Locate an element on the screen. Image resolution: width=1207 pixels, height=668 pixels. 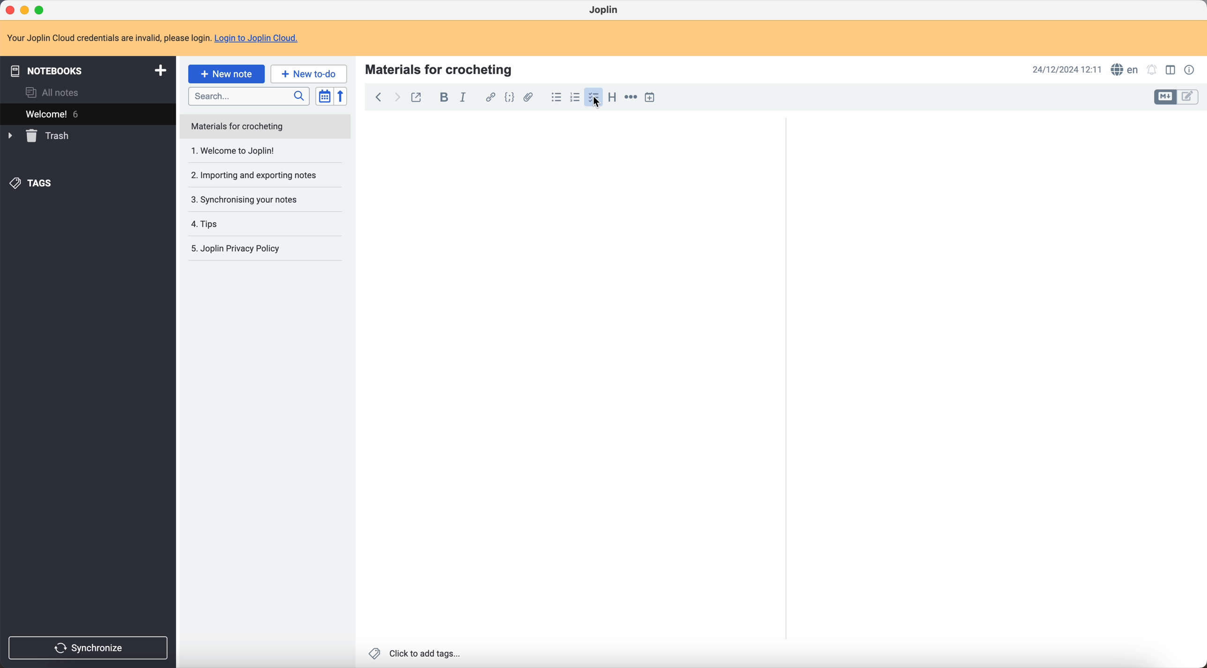
Joplin privacy policy is located at coordinates (241, 250).